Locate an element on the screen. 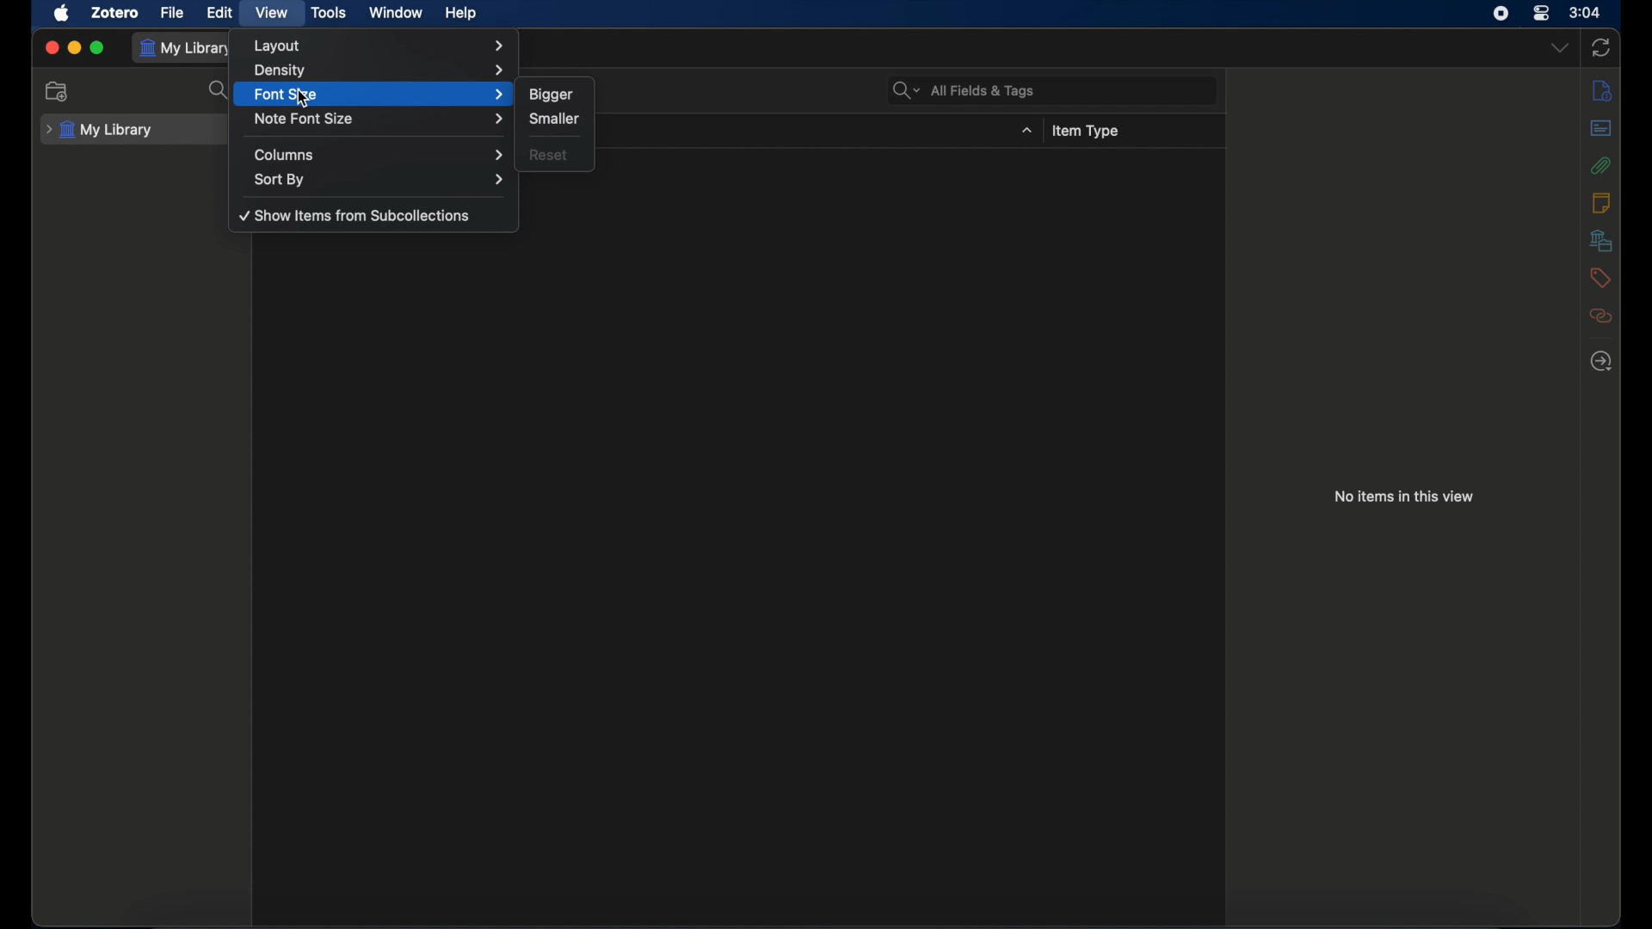 This screenshot has width=1652, height=929. all fields & tags is located at coordinates (965, 90).